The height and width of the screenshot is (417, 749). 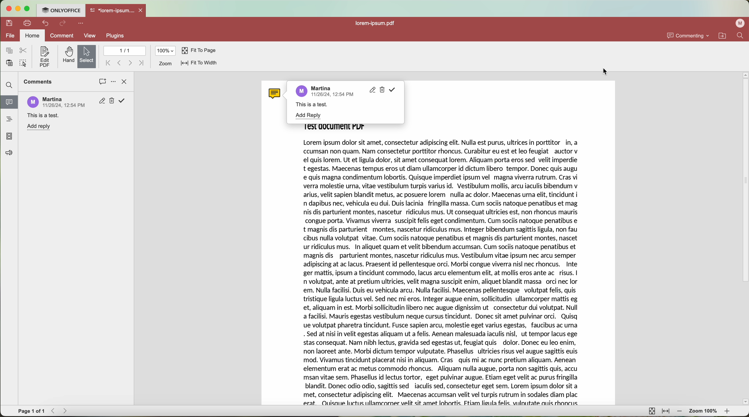 I want to click on maximize, so click(x=27, y=9).